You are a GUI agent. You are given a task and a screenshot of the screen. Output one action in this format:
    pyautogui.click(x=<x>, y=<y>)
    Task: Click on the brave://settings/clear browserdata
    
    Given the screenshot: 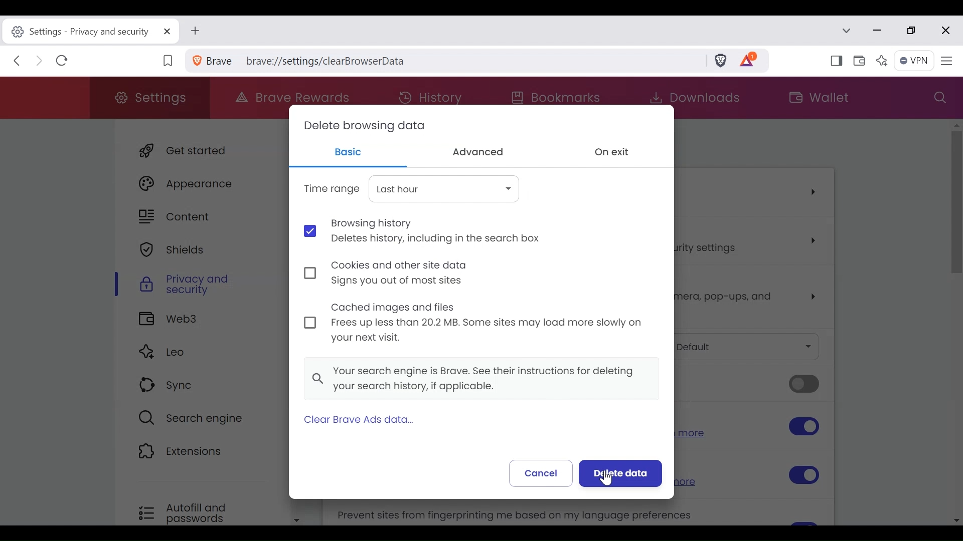 What is the action you would take?
    pyautogui.click(x=444, y=60)
    